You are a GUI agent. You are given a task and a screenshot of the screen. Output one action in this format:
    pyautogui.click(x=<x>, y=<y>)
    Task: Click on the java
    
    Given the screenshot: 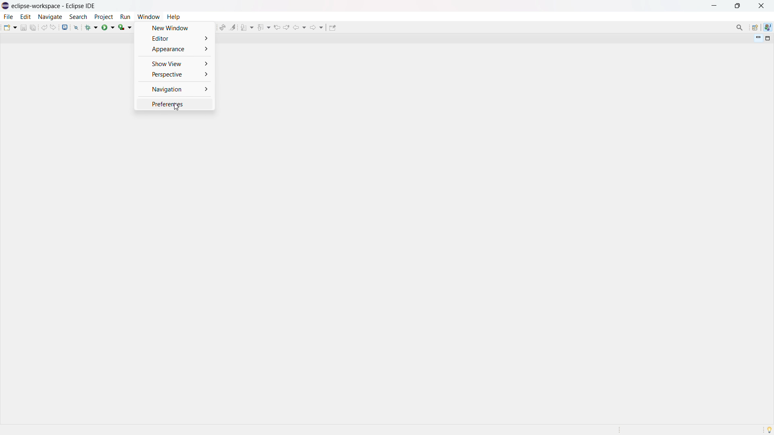 What is the action you would take?
    pyautogui.click(x=768, y=27)
    